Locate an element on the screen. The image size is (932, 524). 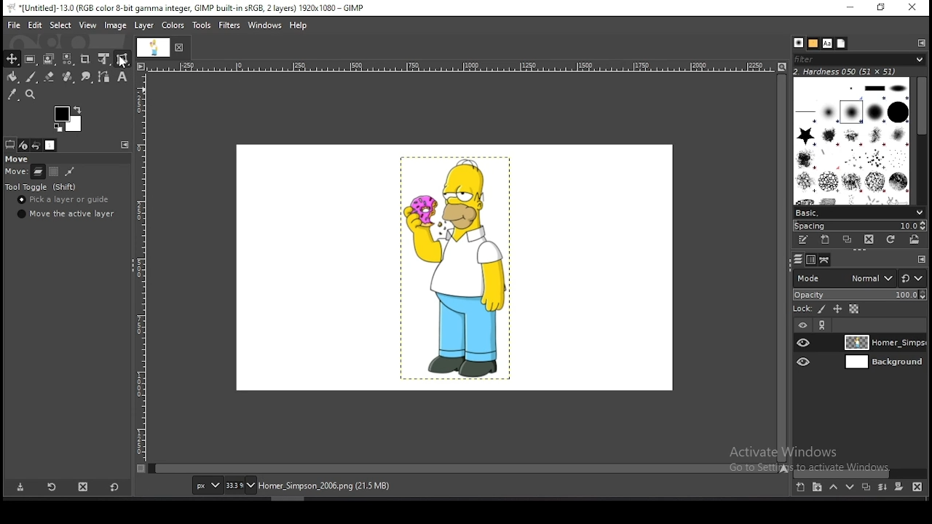
move is located at coordinates (15, 170).